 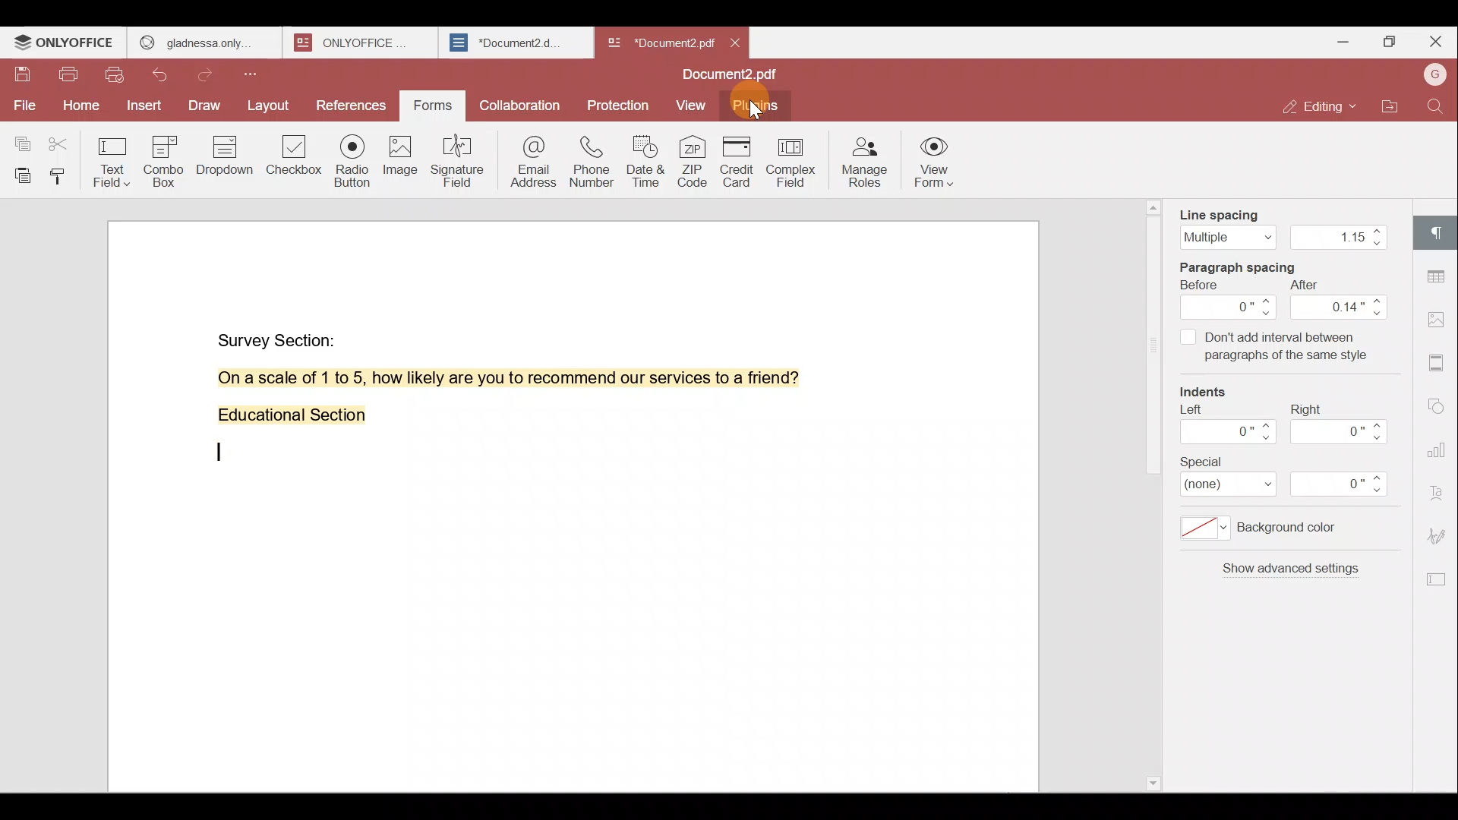 I want to click on close, so click(x=735, y=43).